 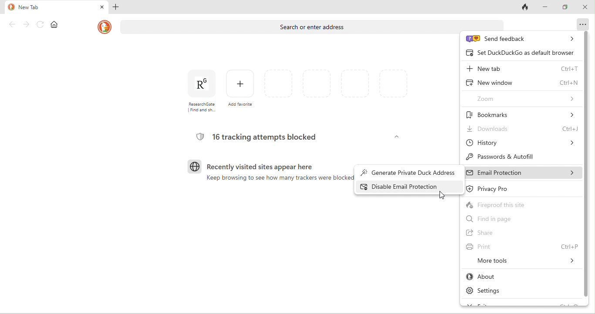 What do you see at coordinates (526, 97) in the screenshot?
I see `zoom` at bounding box center [526, 97].